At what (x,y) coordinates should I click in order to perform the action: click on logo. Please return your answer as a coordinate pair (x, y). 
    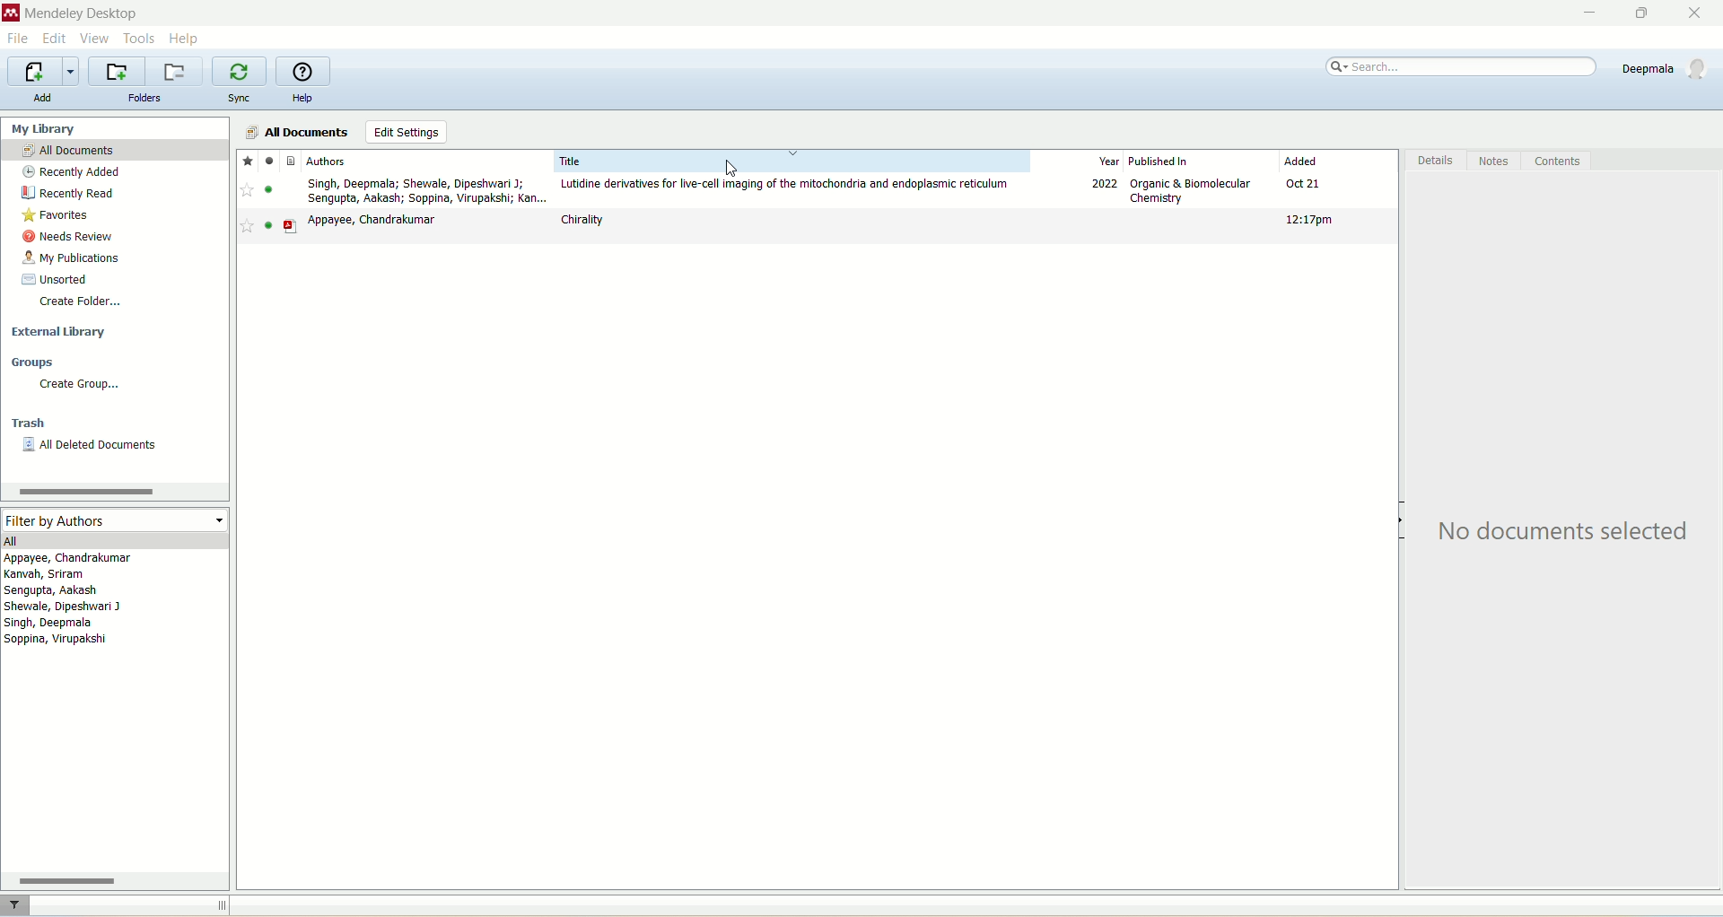
    Looking at the image, I should click on (11, 13).